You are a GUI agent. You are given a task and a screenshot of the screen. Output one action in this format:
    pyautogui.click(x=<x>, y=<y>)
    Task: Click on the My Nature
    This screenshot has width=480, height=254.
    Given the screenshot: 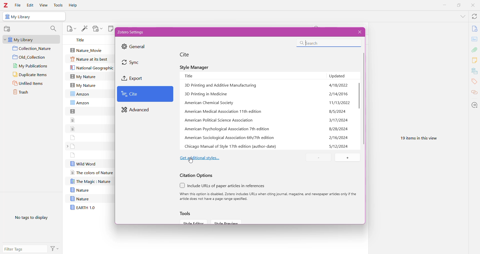 What is the action you would take?
    pyautogui.click(x=83, y=76)
    